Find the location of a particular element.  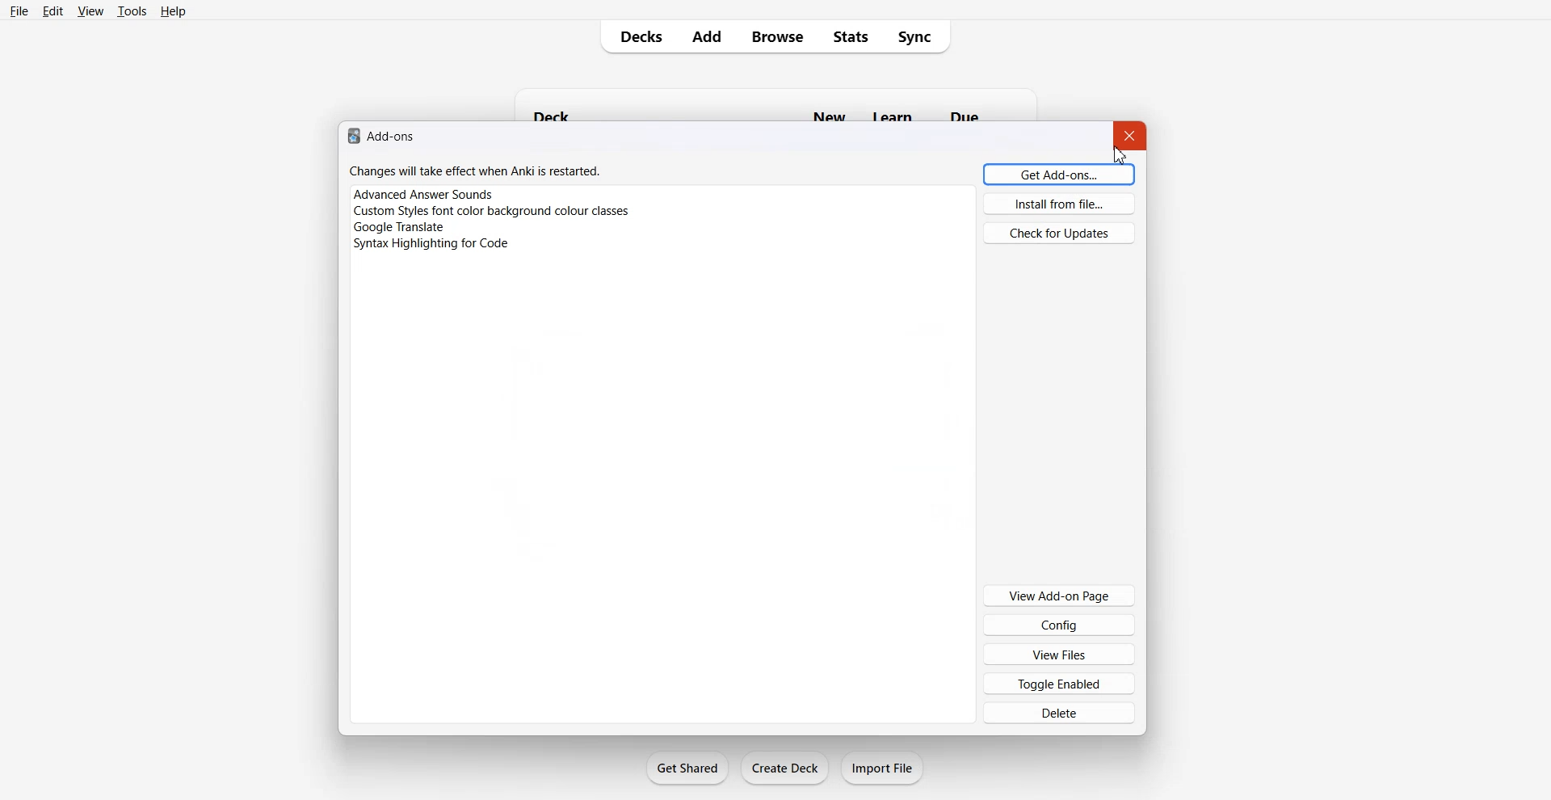

Browse is located at coordinates (778, 36).